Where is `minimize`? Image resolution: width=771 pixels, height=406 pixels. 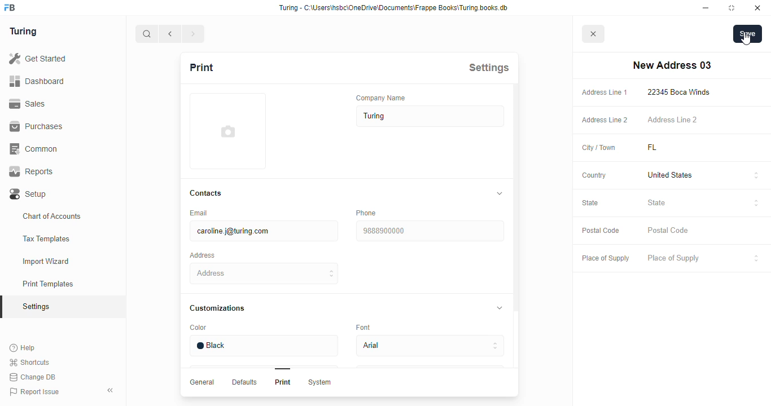
minimize is located at coordinates (706, 8).